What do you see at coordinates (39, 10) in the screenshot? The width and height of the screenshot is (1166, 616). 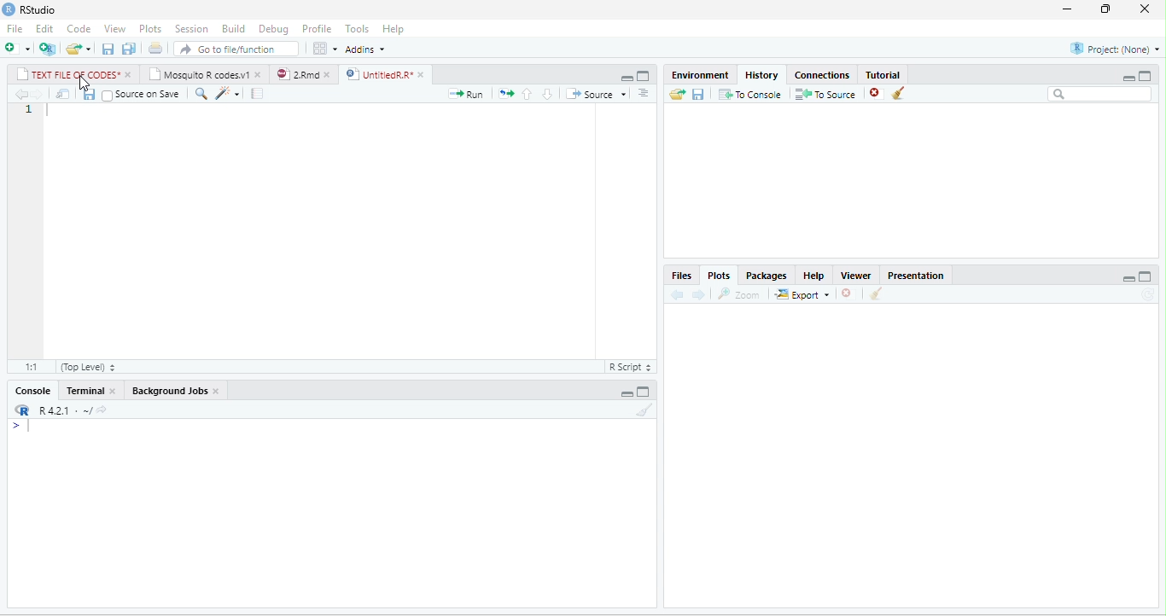 I see `RStudio` at bounding box center [39, 10].